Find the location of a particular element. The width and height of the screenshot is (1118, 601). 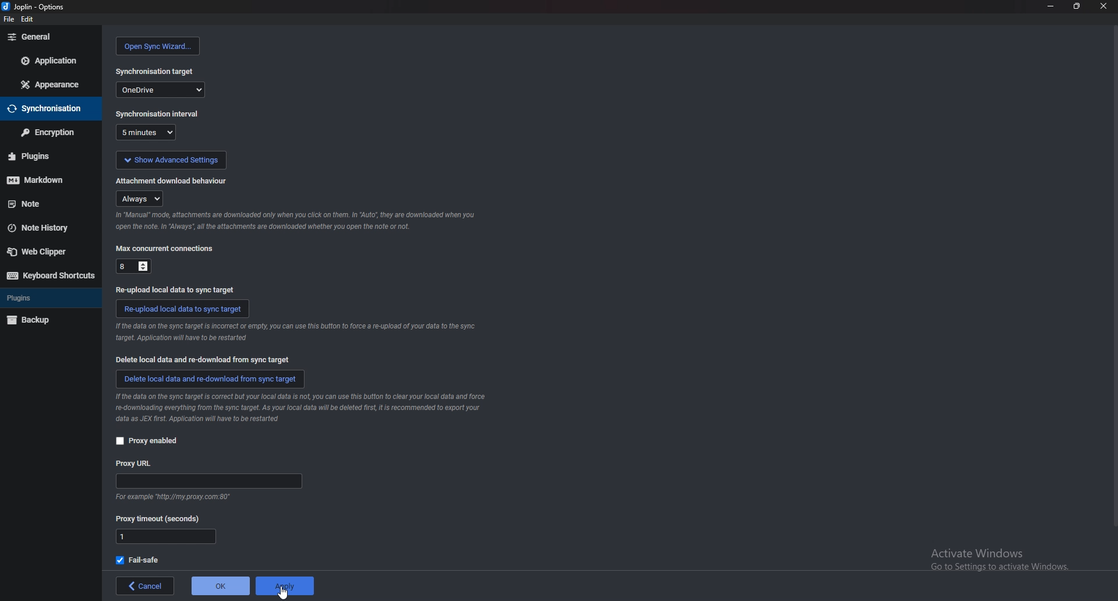

reupload local disk is located at coordinates (177, 290).